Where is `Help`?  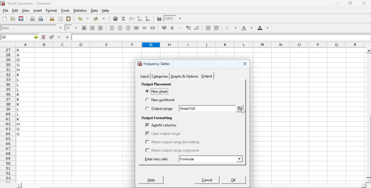
Help is located at coordinates (151, 180).